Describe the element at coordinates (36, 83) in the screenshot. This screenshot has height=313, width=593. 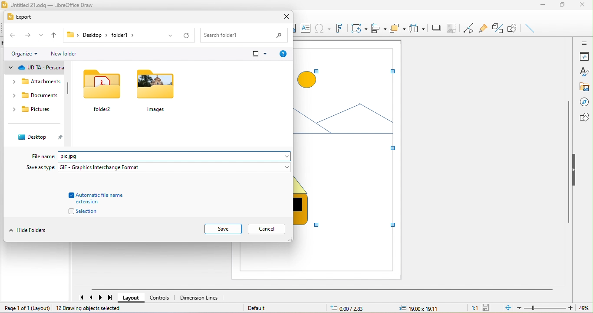
I see ` Attachments` at that location.